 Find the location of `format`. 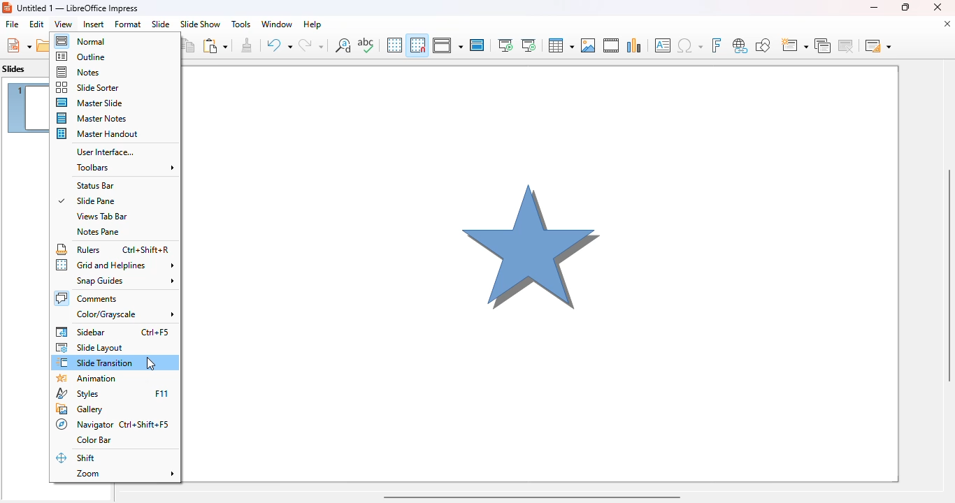

format is located at coordinates (128, 24).